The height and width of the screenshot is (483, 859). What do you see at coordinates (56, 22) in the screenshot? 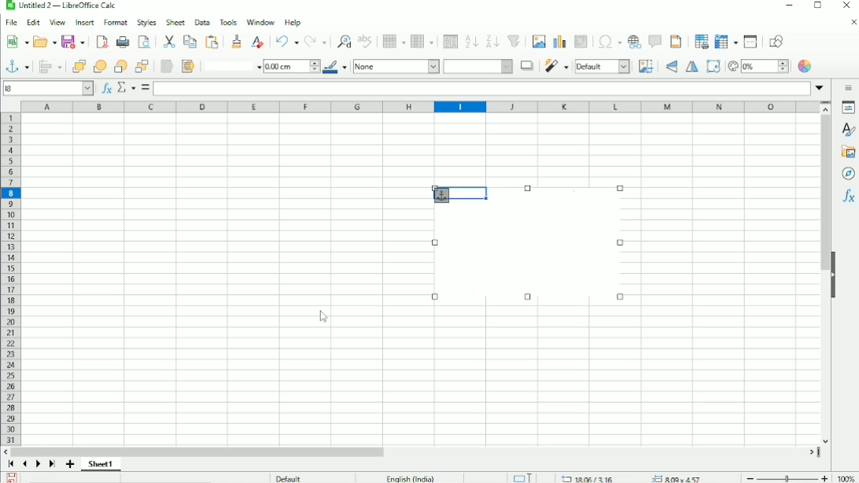
I see `View` at bounding box center [56, 22].